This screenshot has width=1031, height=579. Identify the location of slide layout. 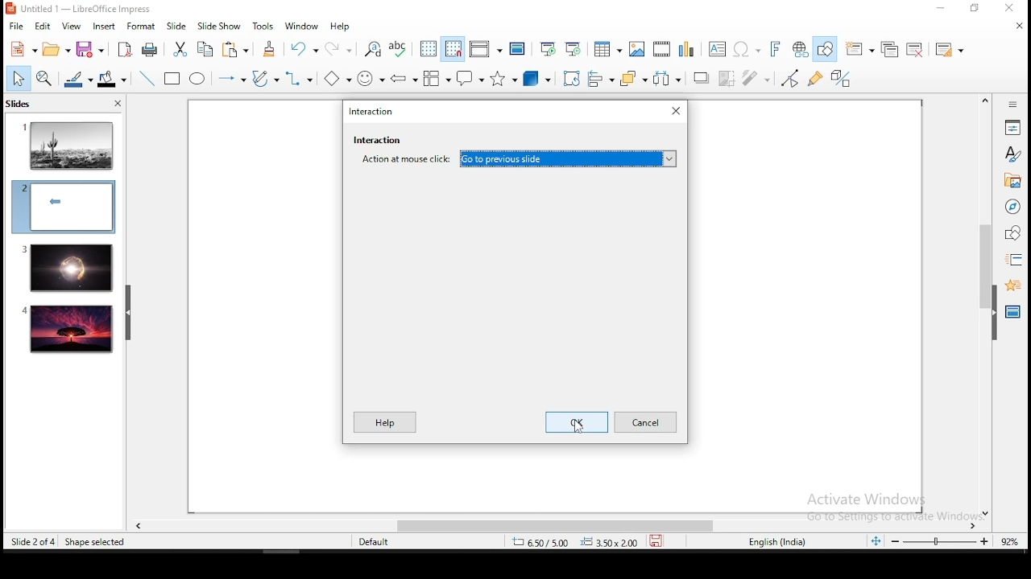
(947, 50).